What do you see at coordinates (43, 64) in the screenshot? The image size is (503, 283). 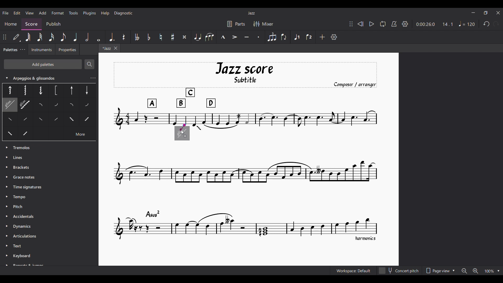 I see `Add palettes` at bounding box center [43, 64].